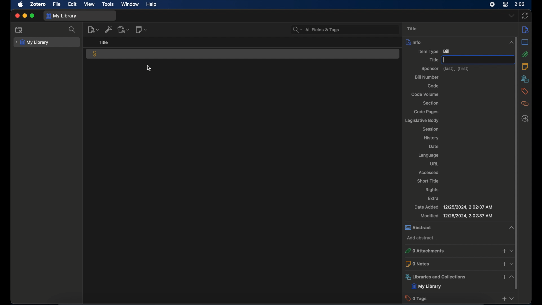 The image size is (542, 305). Describe the element at coordinates (460, 42) in the screenshot. I see `info` at that location.